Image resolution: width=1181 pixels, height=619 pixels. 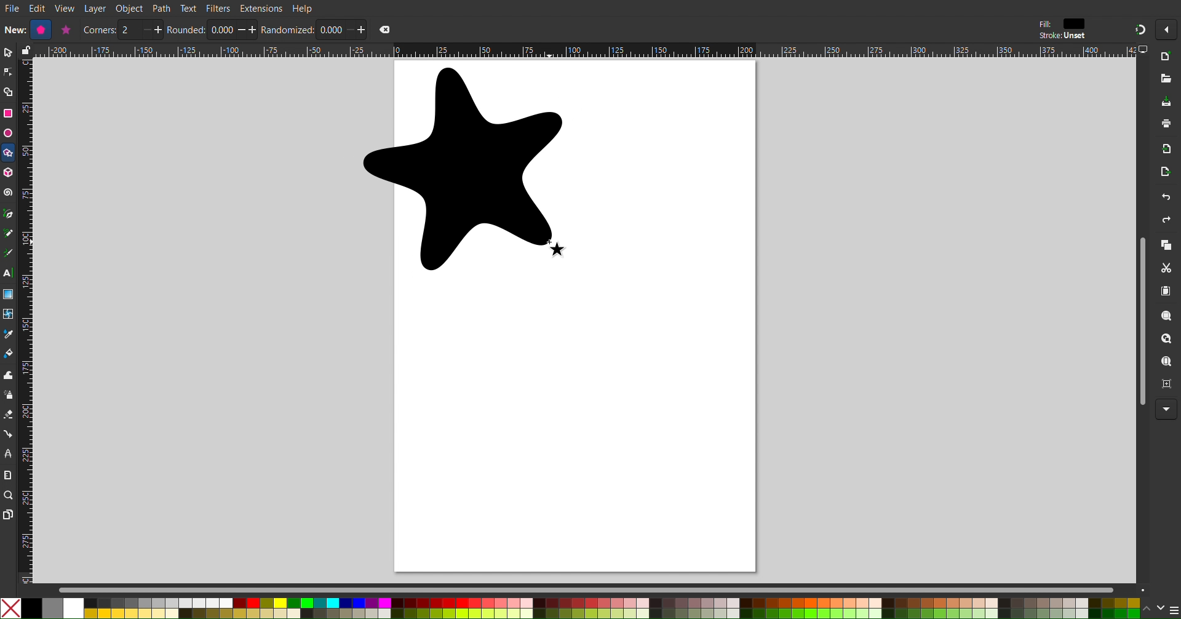 I want to click on Edit, so click(x=39, y=9).